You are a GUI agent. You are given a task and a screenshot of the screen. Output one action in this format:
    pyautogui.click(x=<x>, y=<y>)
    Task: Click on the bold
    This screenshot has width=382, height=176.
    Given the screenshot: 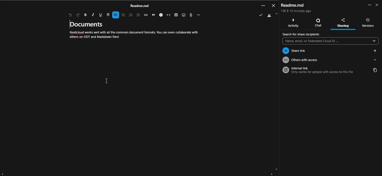 What is the action you would take?
    pyautogui.click(x=85, y=15)
    